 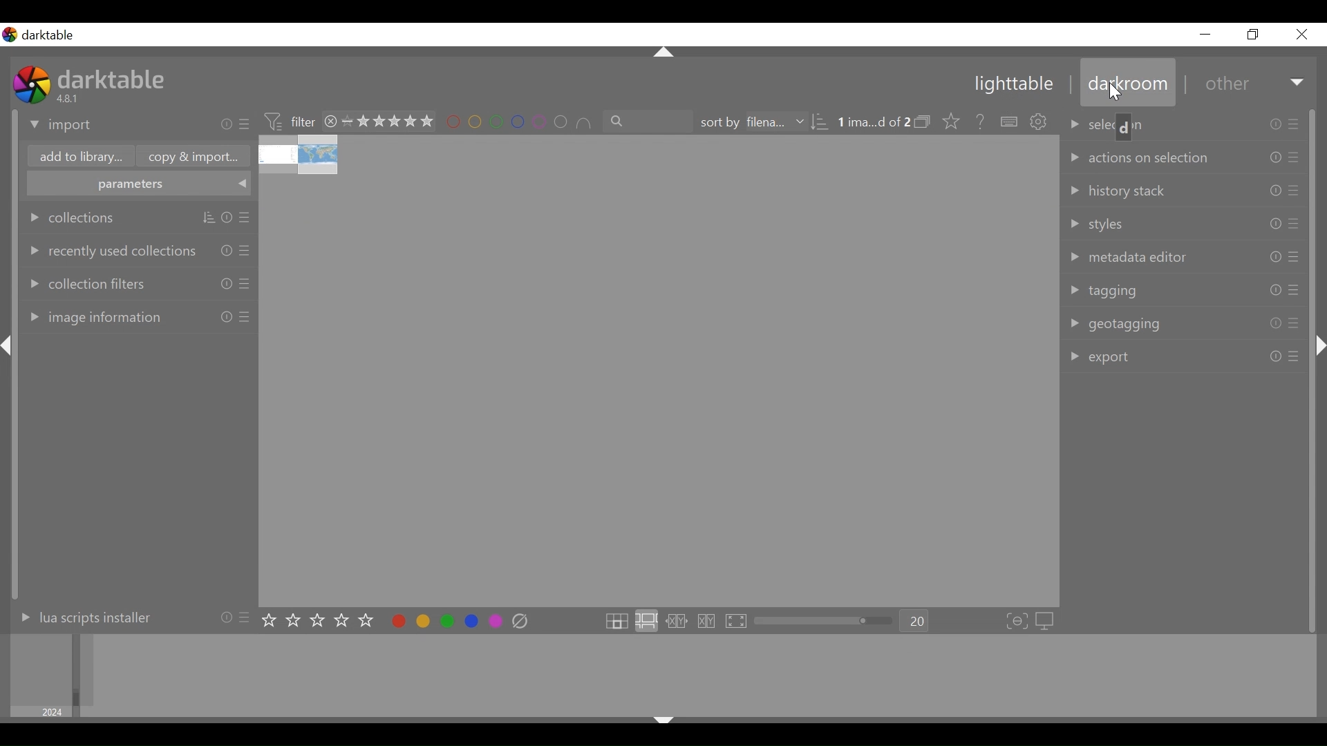 What do you see at coordinates (1295, 225) in the screenshot?
I see `` at bounding box center [1295, 225].